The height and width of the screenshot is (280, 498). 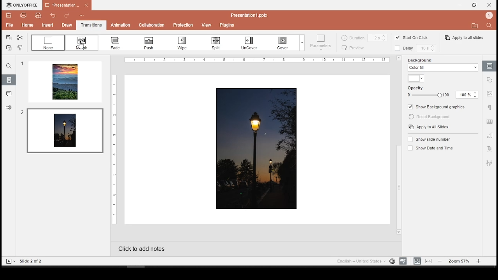 What do you see at coordinates (64, 130) in the screenshot?
I see `slide 2` at bounding box center [64, 130].